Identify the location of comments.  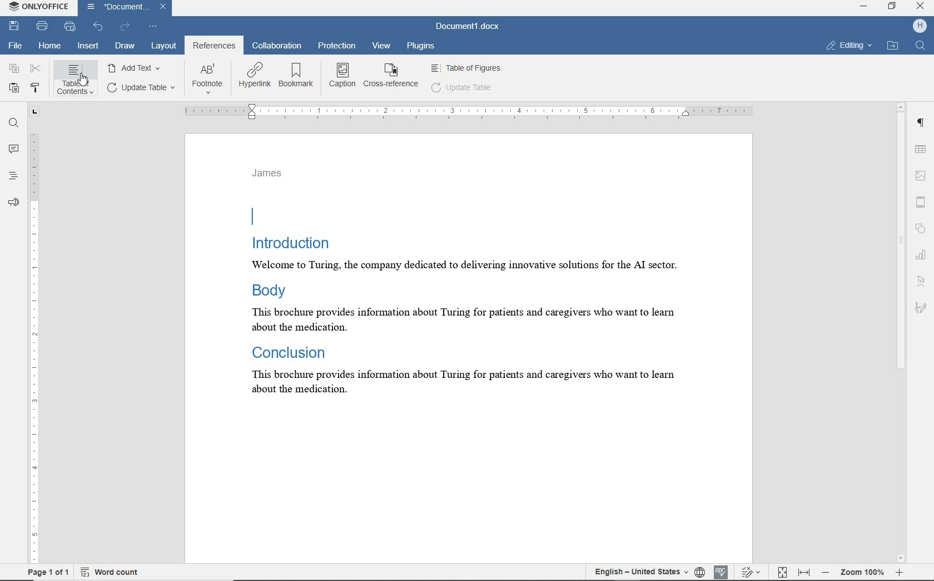
(13, 149).